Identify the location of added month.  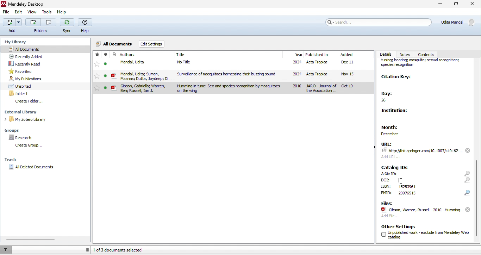
(346, 55).